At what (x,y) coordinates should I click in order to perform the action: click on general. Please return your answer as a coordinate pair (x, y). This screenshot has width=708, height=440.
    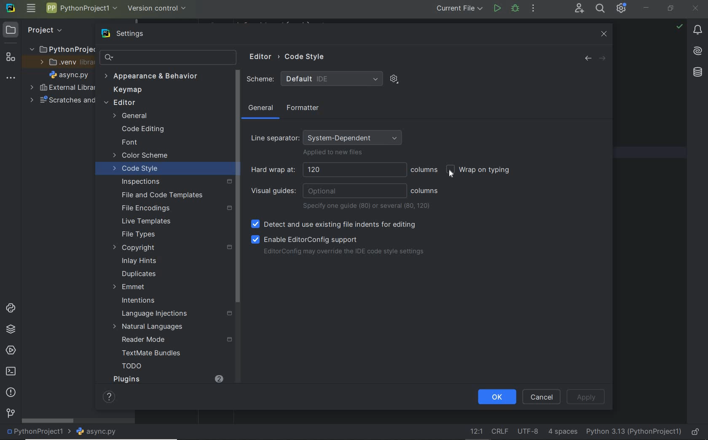
    Looking at the image, I should click on (261, 110).